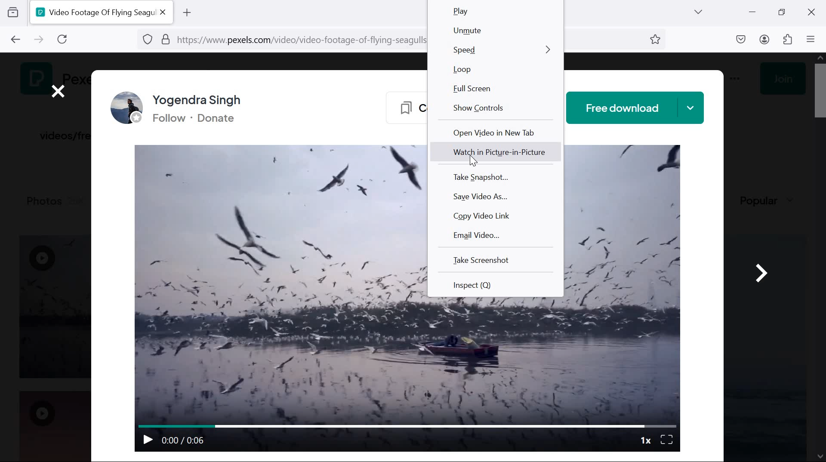  What do you see at coordinates (819, 259) in the screenshot?
I see `scrollbar` at bounding box center [819, 259].